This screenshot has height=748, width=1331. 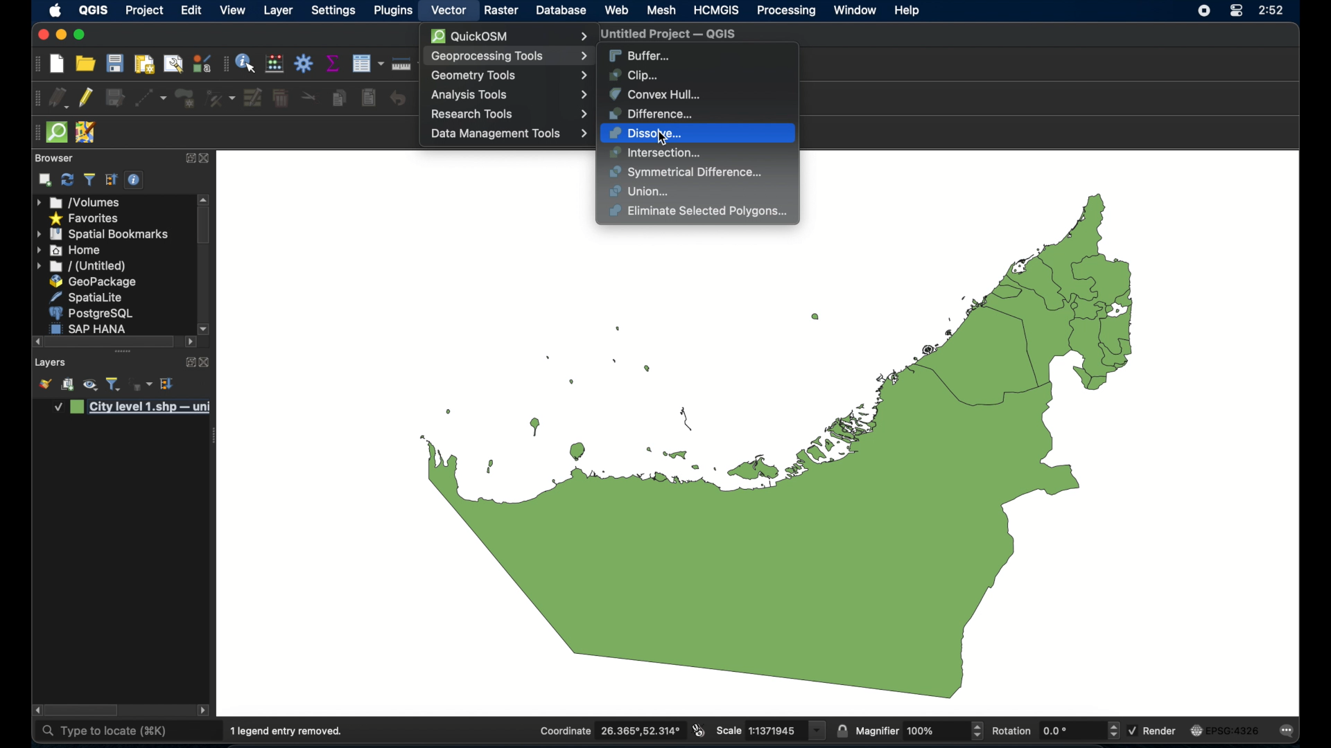 I want to click on scroll box, so click(x=84, y=711).